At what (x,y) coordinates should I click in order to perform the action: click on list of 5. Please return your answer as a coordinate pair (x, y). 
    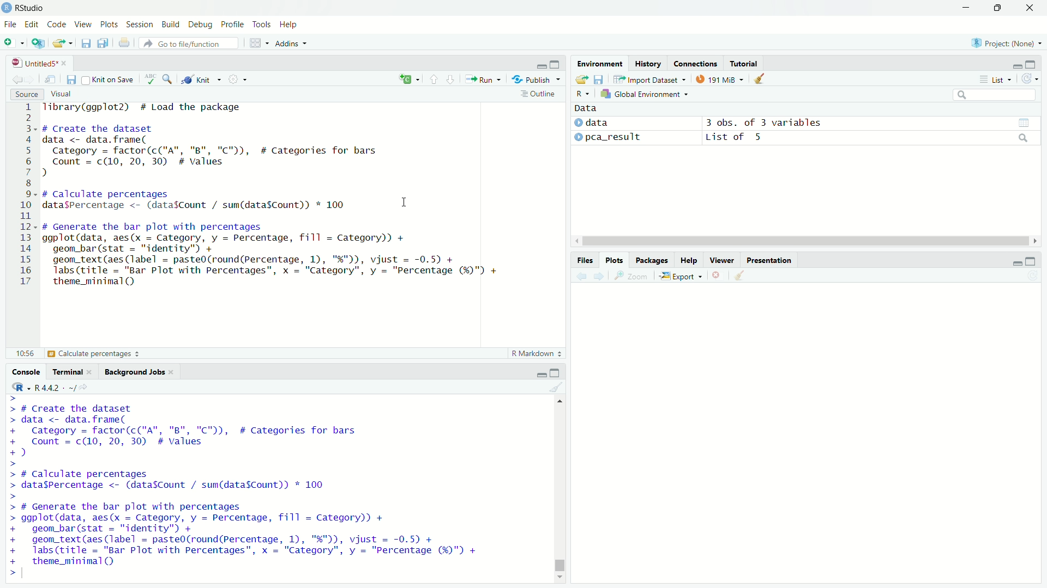
    Looking at the image, I should click on (869, 137).